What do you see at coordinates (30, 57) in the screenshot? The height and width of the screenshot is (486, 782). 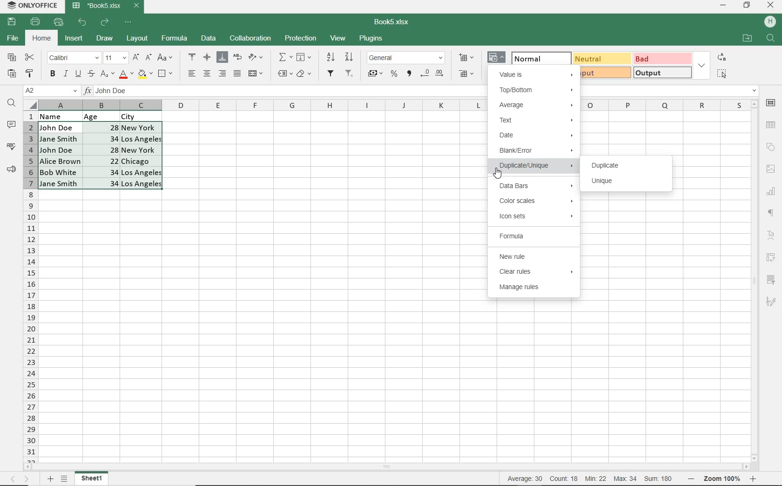 I see `CUT` at bounding box center [30, 57].